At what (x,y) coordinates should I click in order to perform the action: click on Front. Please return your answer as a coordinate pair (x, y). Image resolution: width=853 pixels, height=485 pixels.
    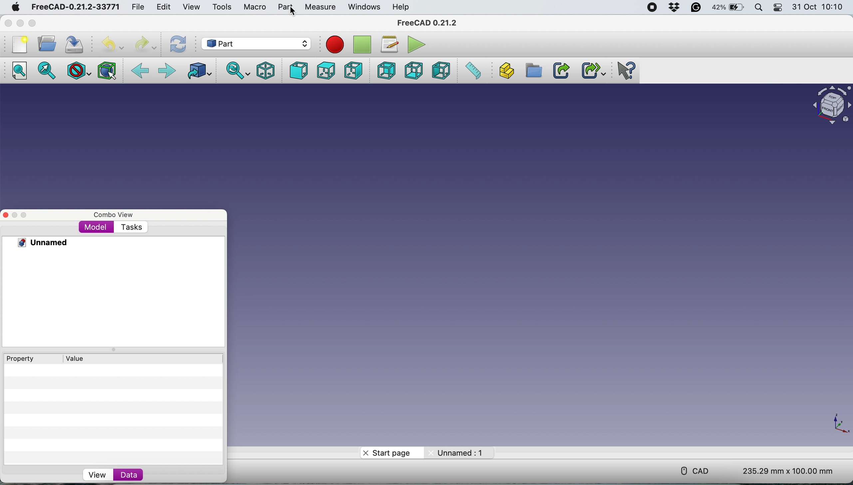
    Looking at the image, I should click on (296, 71).